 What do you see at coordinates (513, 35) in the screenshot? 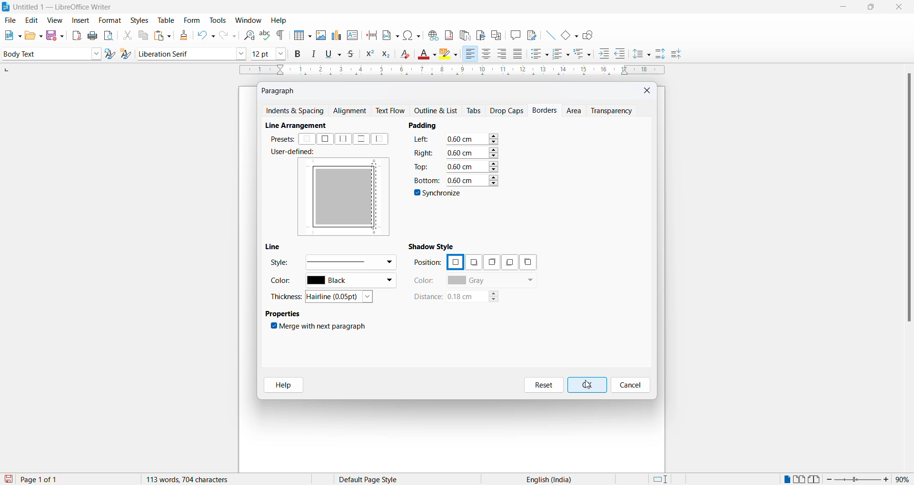
I see `insert comments` at bounding box center [513, 35].